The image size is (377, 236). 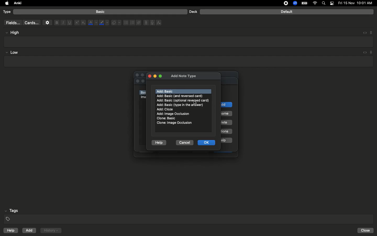 I want to click on Add close, so click(x=166, y=109).